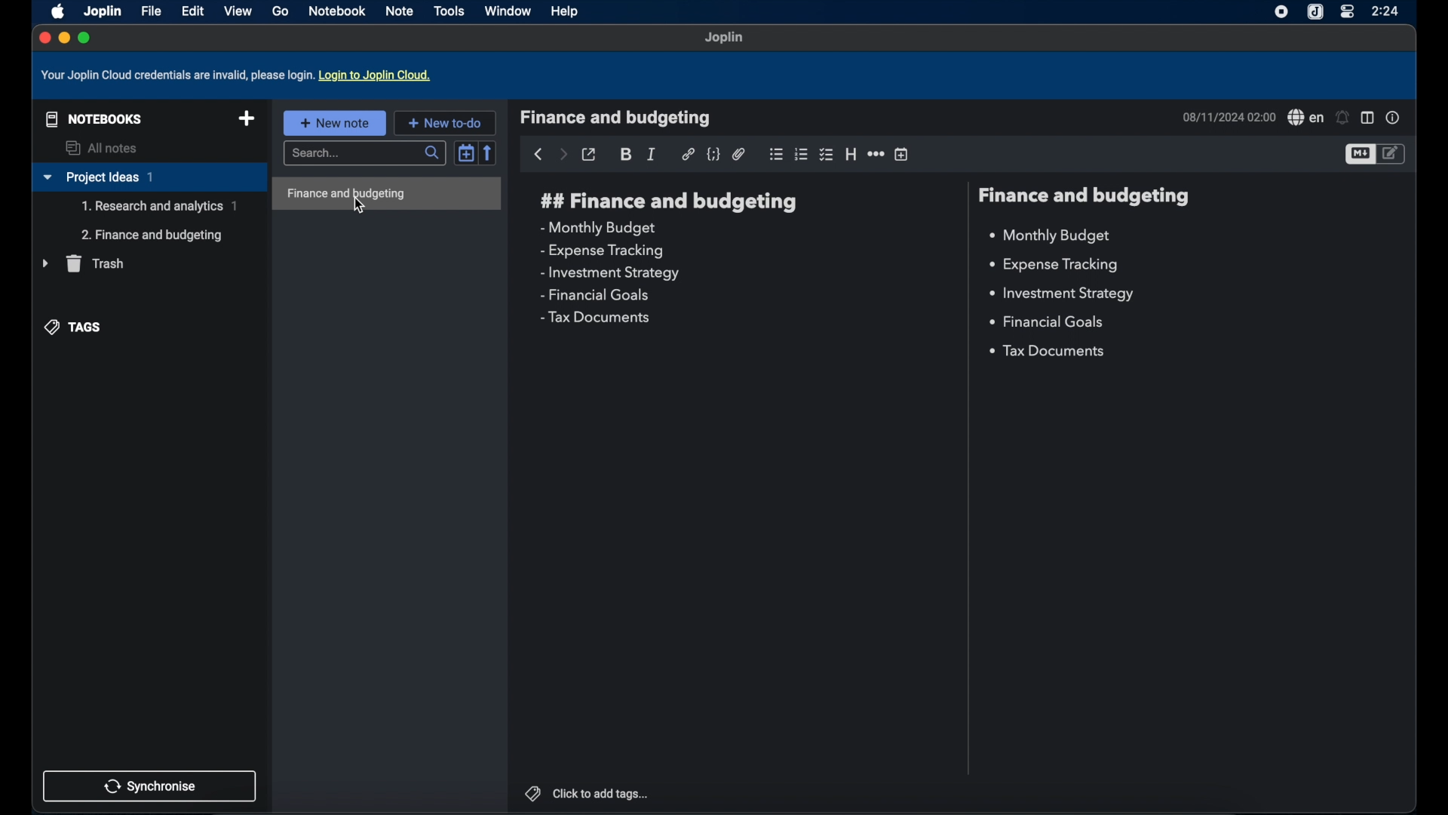 The image size is (1448, 815). What do you see at coordinates (538, 155) in the screenshot?
I see `back` at bounding box center [538, 155].